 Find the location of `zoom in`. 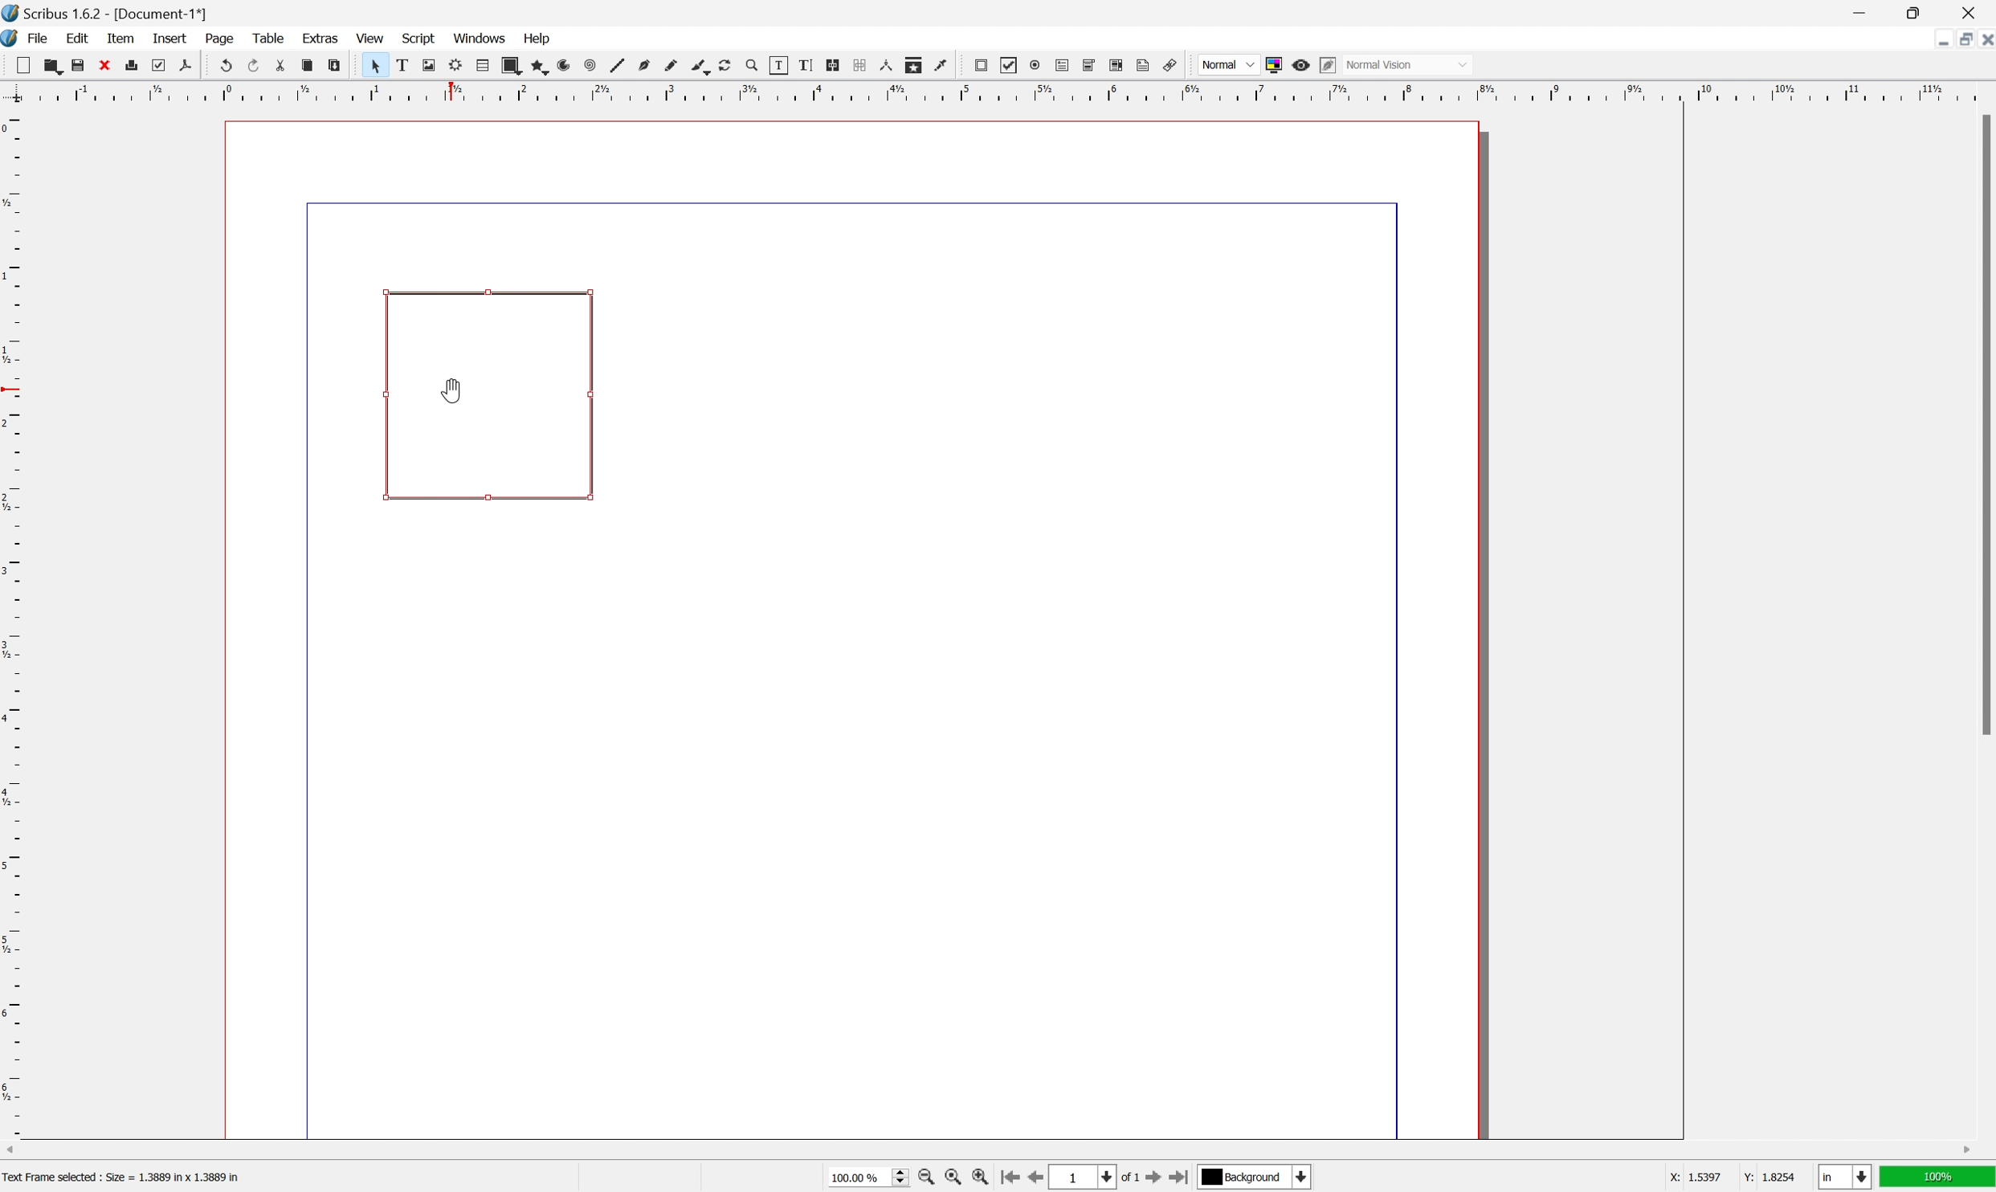

zoom in is located at coordinates (927, 1179).